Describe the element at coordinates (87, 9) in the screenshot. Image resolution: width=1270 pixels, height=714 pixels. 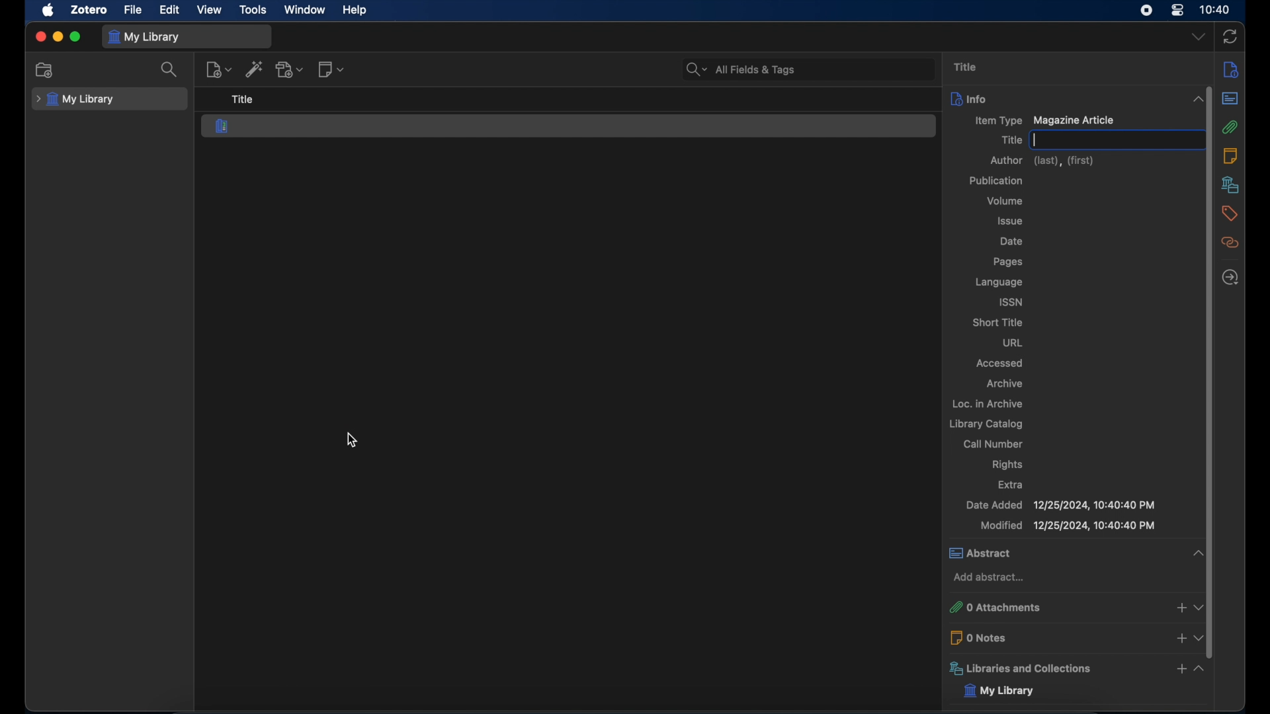
I see `zotero` at that location.